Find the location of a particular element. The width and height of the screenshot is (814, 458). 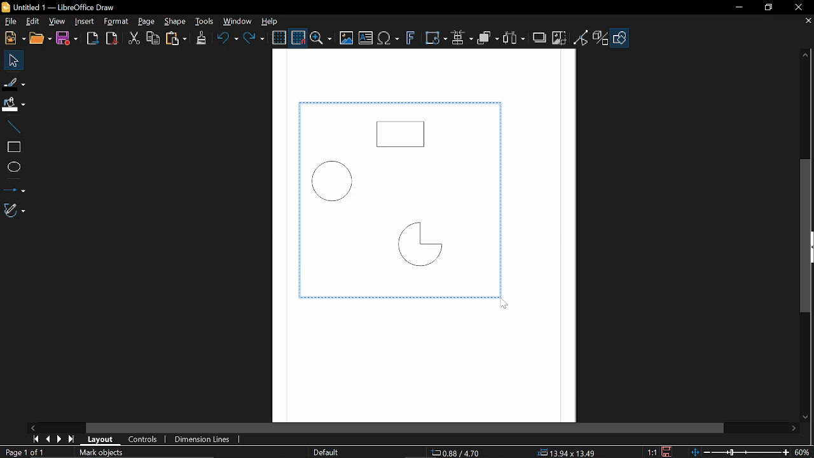

COntrols is located at coordinates (142, 440).